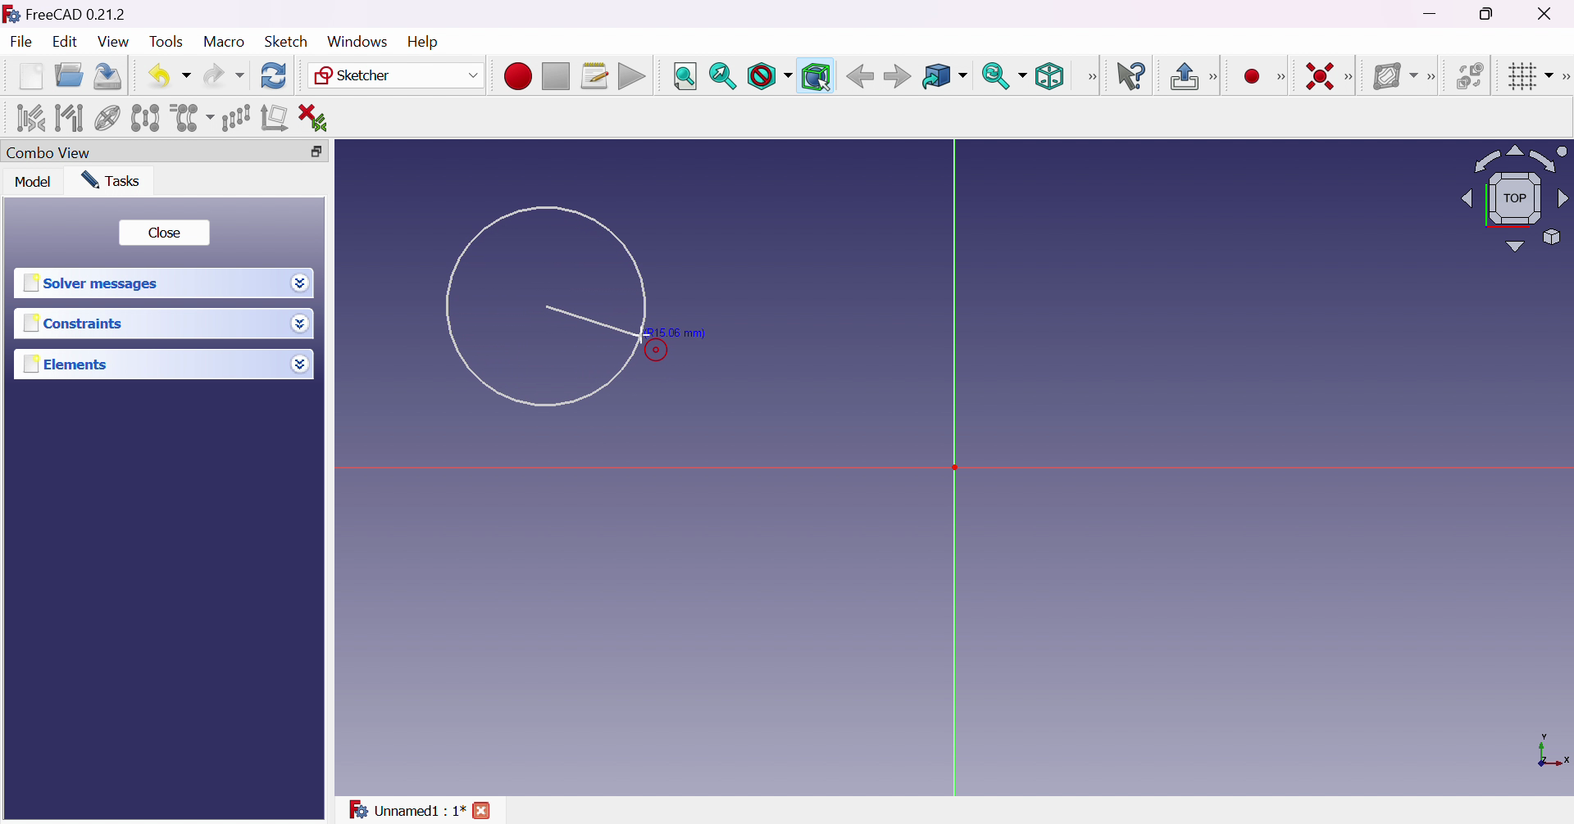 The image size is (1574, 824). Describe the element at coordinates (275, 119) in the screenshot. I see `Remove axes alignment` at that location.